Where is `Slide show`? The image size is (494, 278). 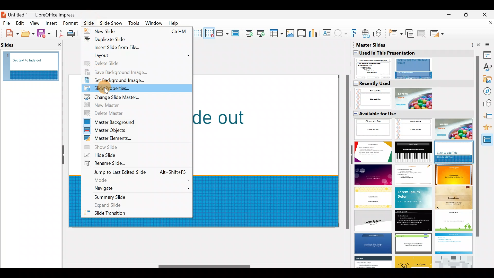
Slide show is located at coordinates (112, 24).